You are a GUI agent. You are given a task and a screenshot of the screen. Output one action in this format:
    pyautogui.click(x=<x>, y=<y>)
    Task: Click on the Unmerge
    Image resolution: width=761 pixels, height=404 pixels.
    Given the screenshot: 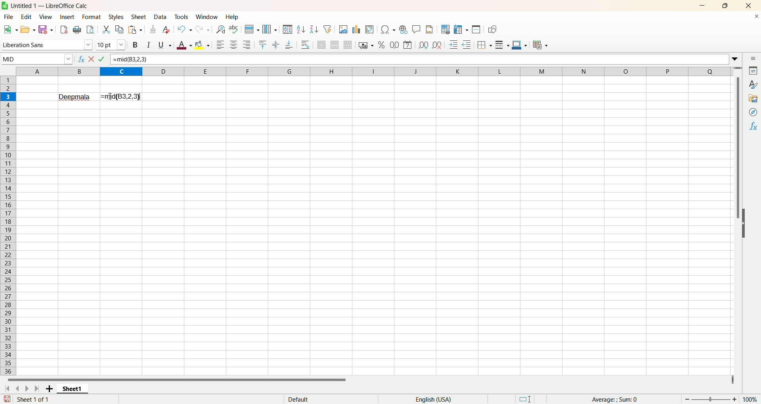 What is the action you would take?
    pyautogui.click(x=348, y=45)
    